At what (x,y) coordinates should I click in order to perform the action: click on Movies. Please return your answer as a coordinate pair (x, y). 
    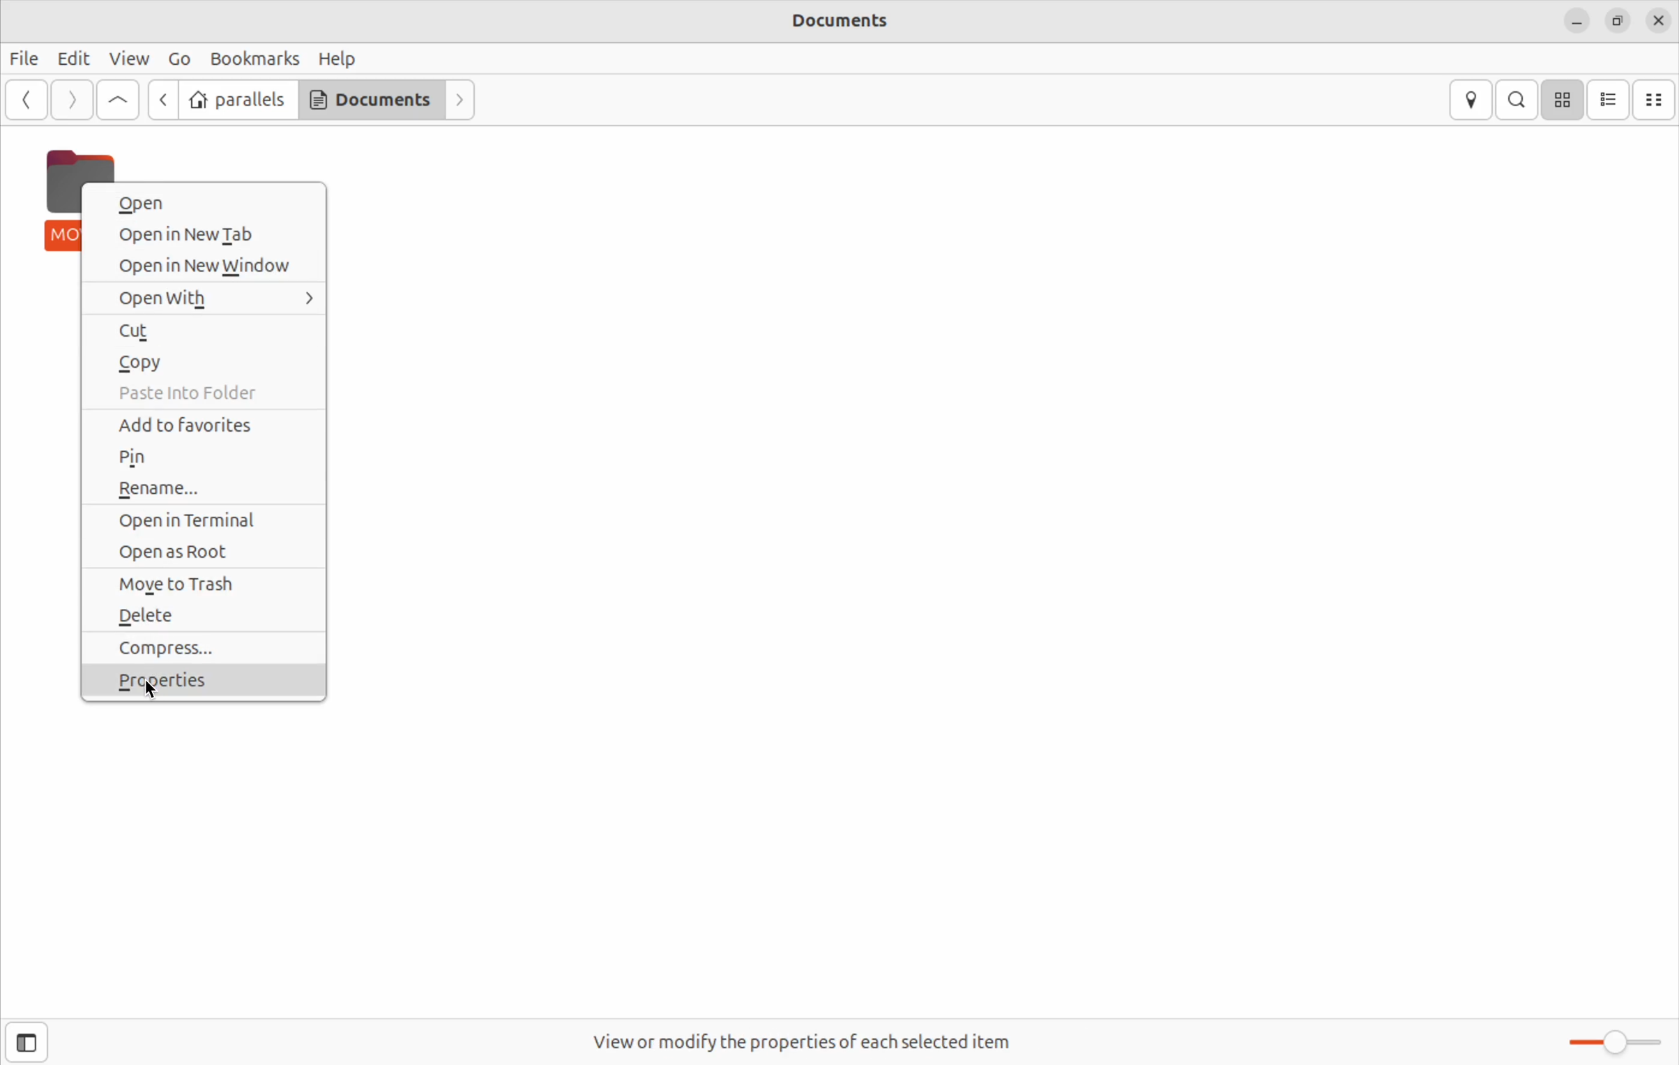
    Looking at the image, I should click on (62, 197).